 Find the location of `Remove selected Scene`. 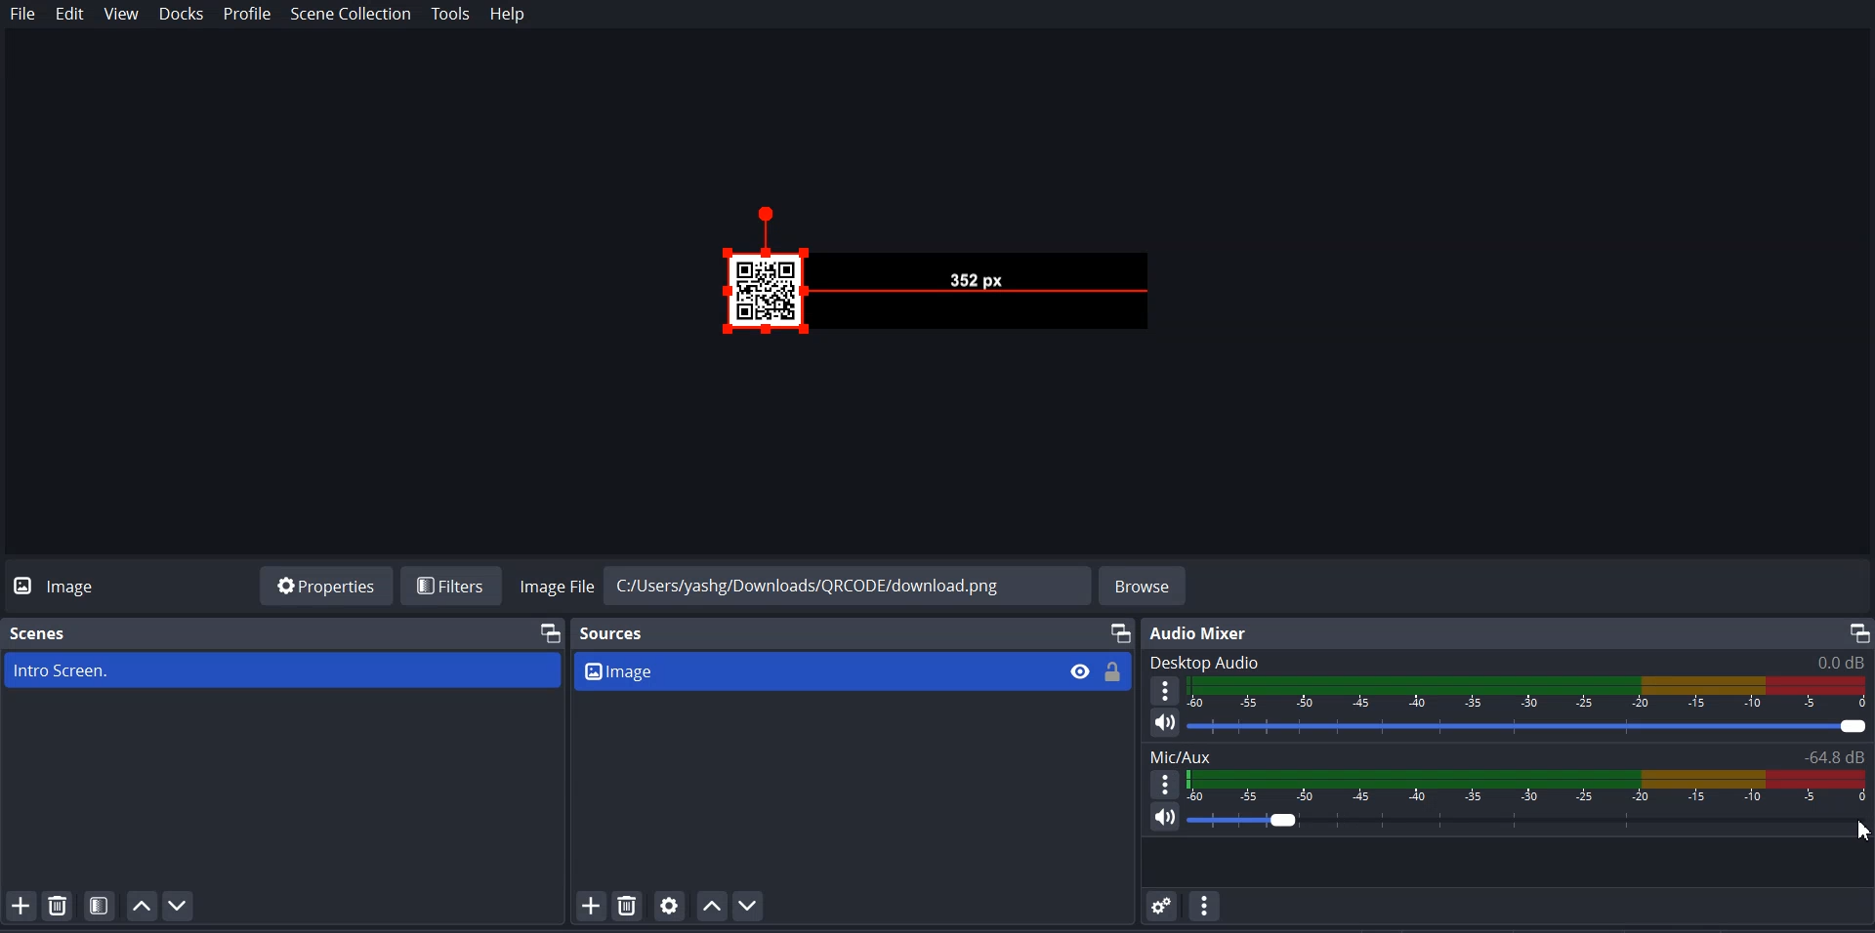

Remove selected Scene is located at coordinates (58, 905).